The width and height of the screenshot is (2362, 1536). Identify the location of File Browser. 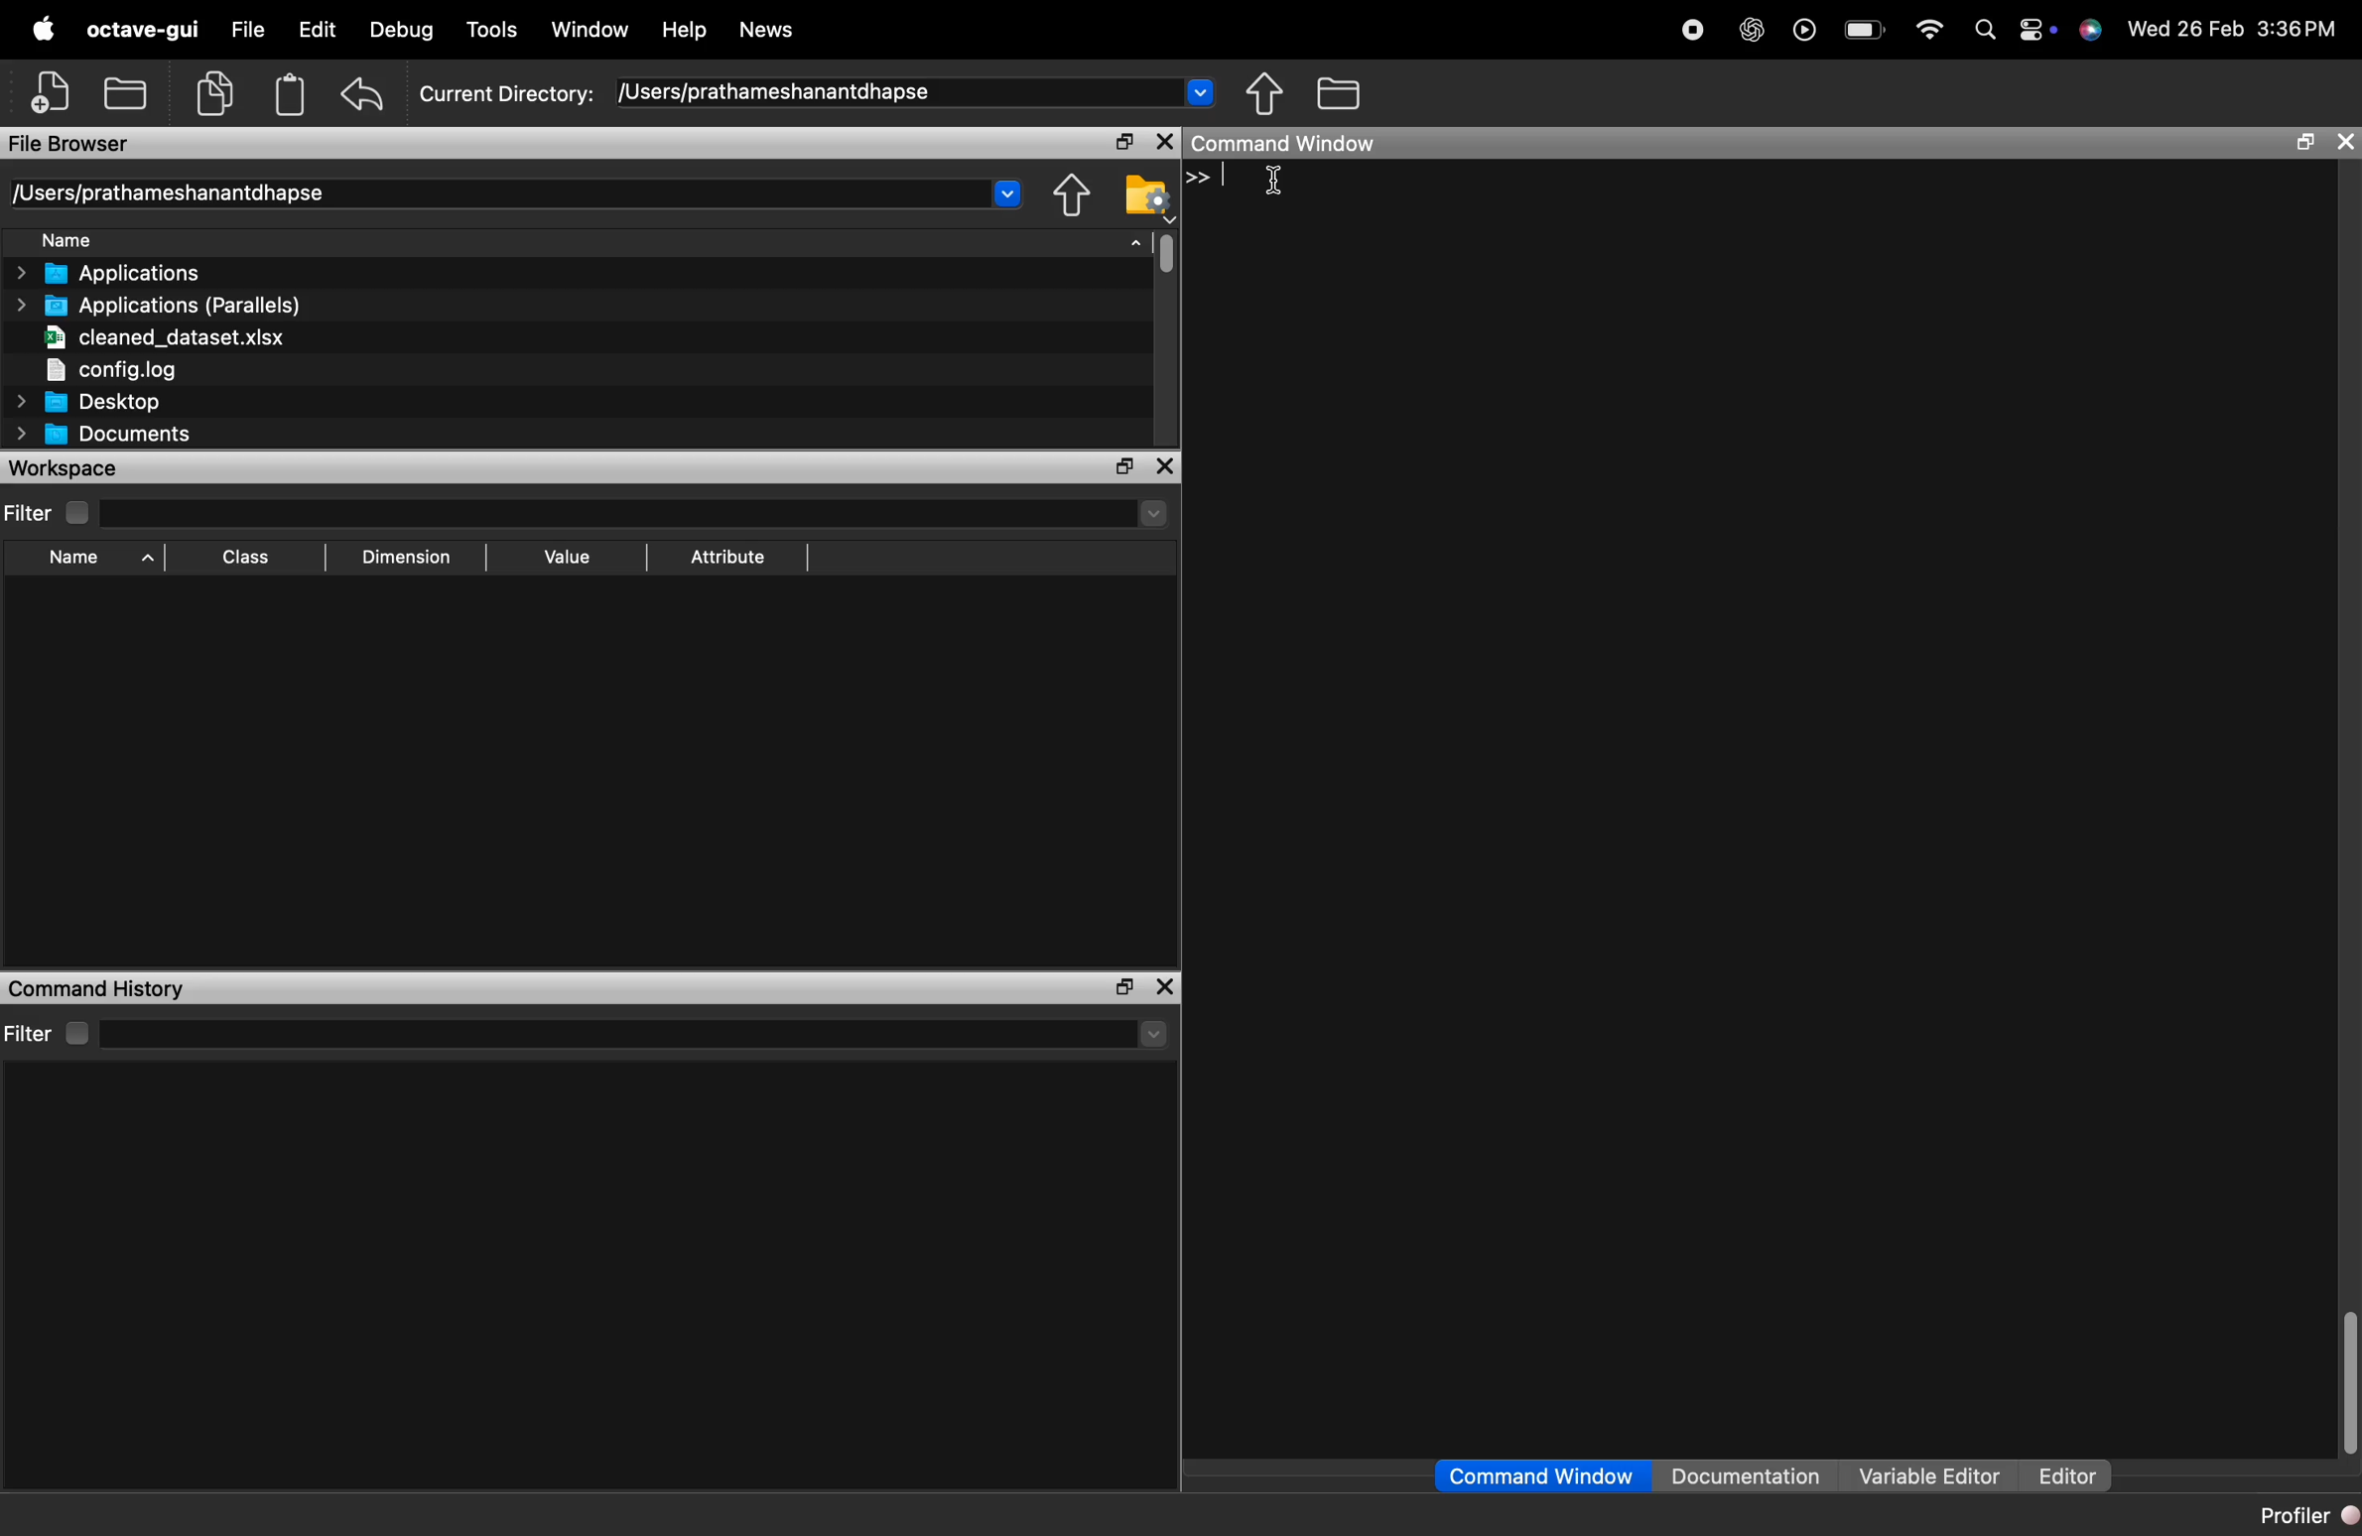
(548, 142).